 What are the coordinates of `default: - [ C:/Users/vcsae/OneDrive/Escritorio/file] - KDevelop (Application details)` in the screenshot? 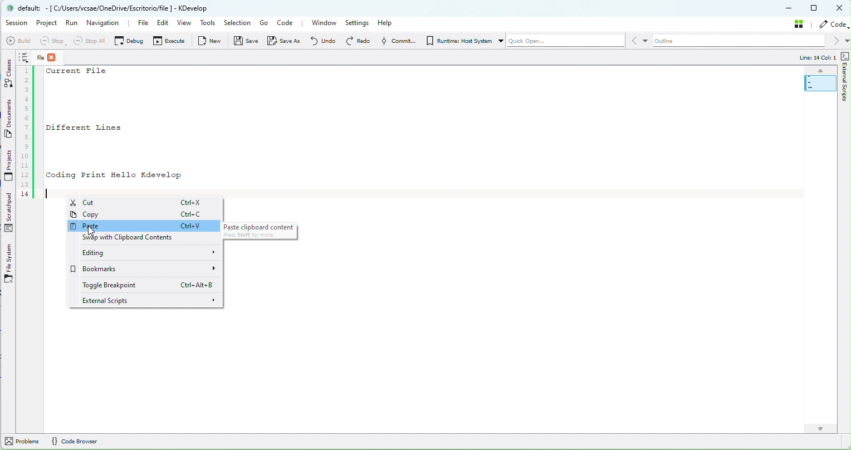 It's located at (116, 8).